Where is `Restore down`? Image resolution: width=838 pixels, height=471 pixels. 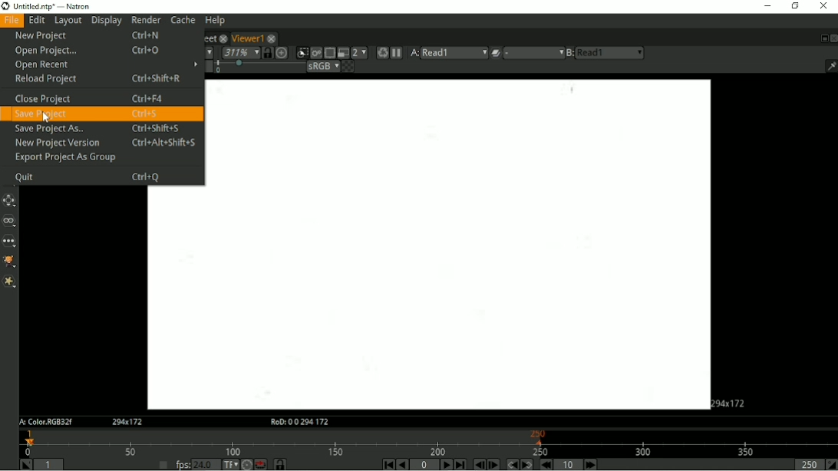
Restore down is located at coordinates (796, 7).